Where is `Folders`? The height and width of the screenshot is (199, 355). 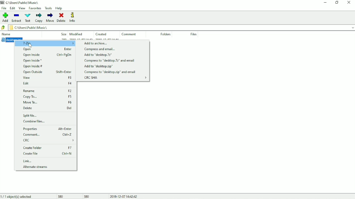 Folders is located at coordinates (165, 34).